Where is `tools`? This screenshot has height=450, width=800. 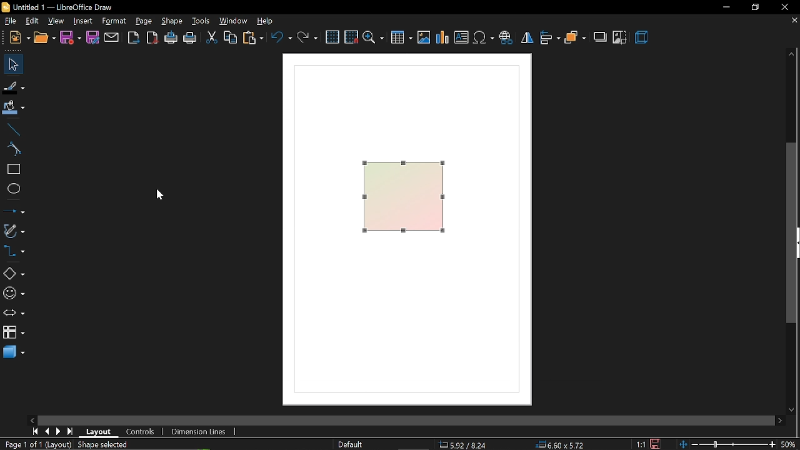
tools is located at coordinates (202, 22).